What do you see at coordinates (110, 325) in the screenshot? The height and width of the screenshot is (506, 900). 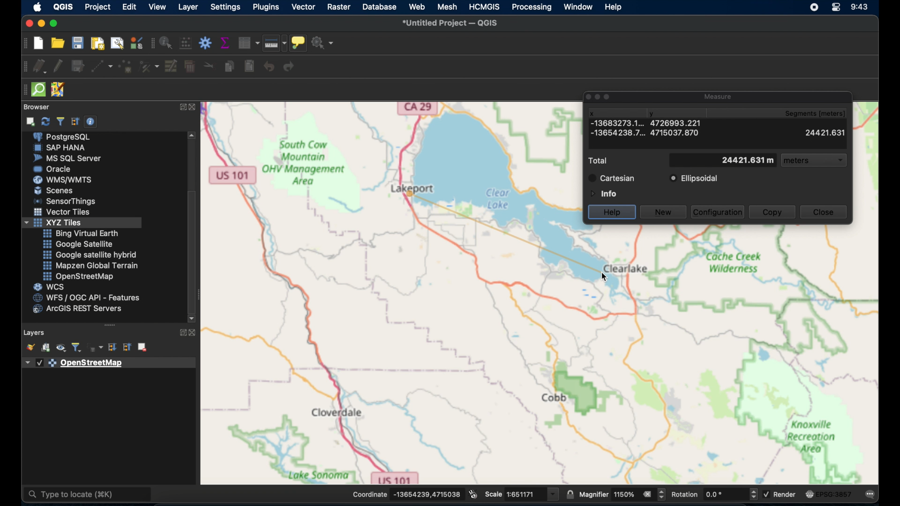 I see `drag handle` at bounding box center [110, 325].